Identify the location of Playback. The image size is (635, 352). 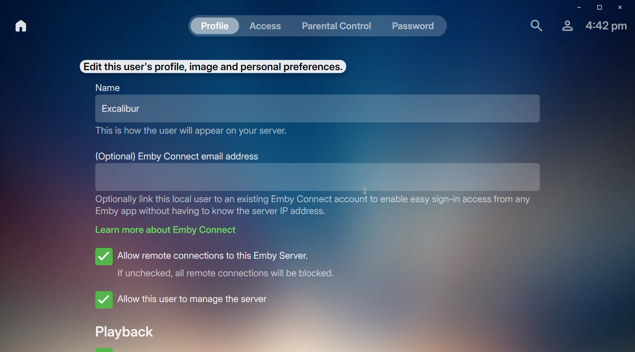
(130, 331).